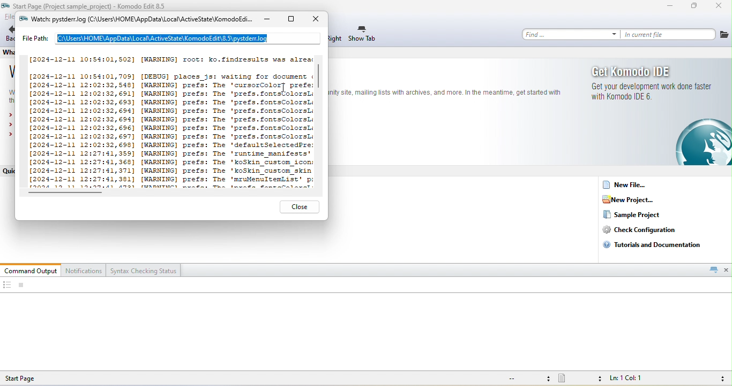  I want to click on in current file, so click(669, 34).